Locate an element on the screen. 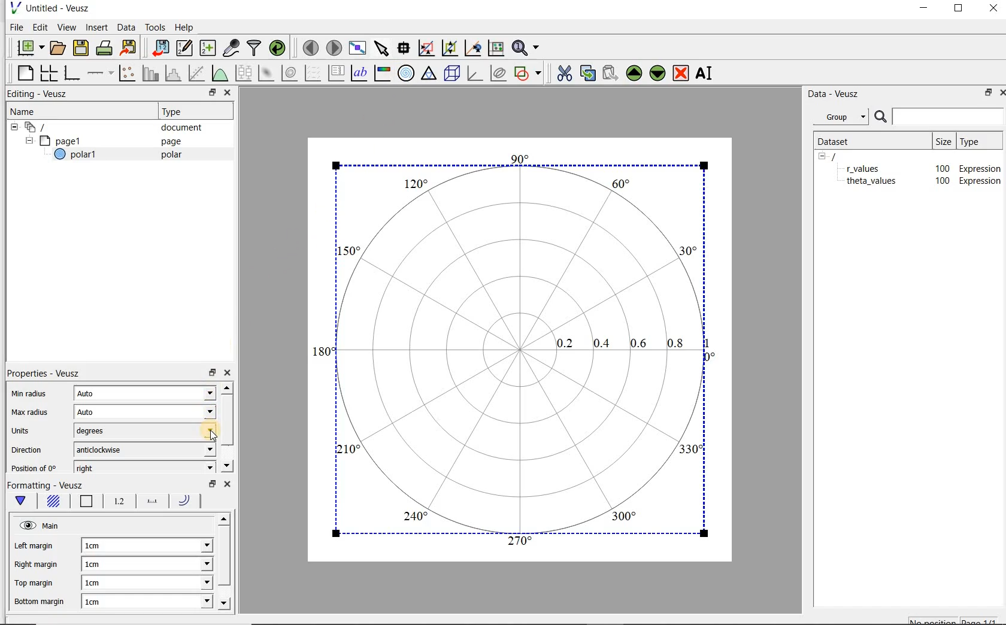 The height and width of the screenshot is (625, 1006). File is located at coordinates (14, 28).